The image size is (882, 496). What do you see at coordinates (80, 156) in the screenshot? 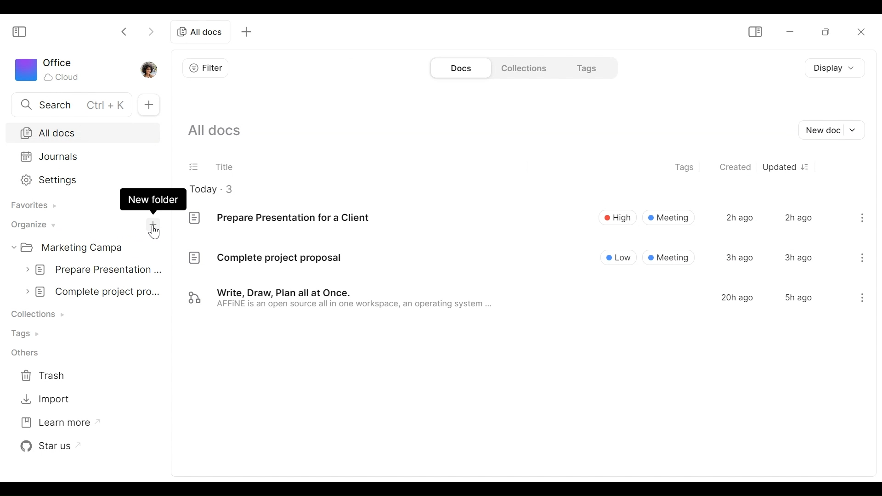
I see `Journals` at bounding box center [80, 156].